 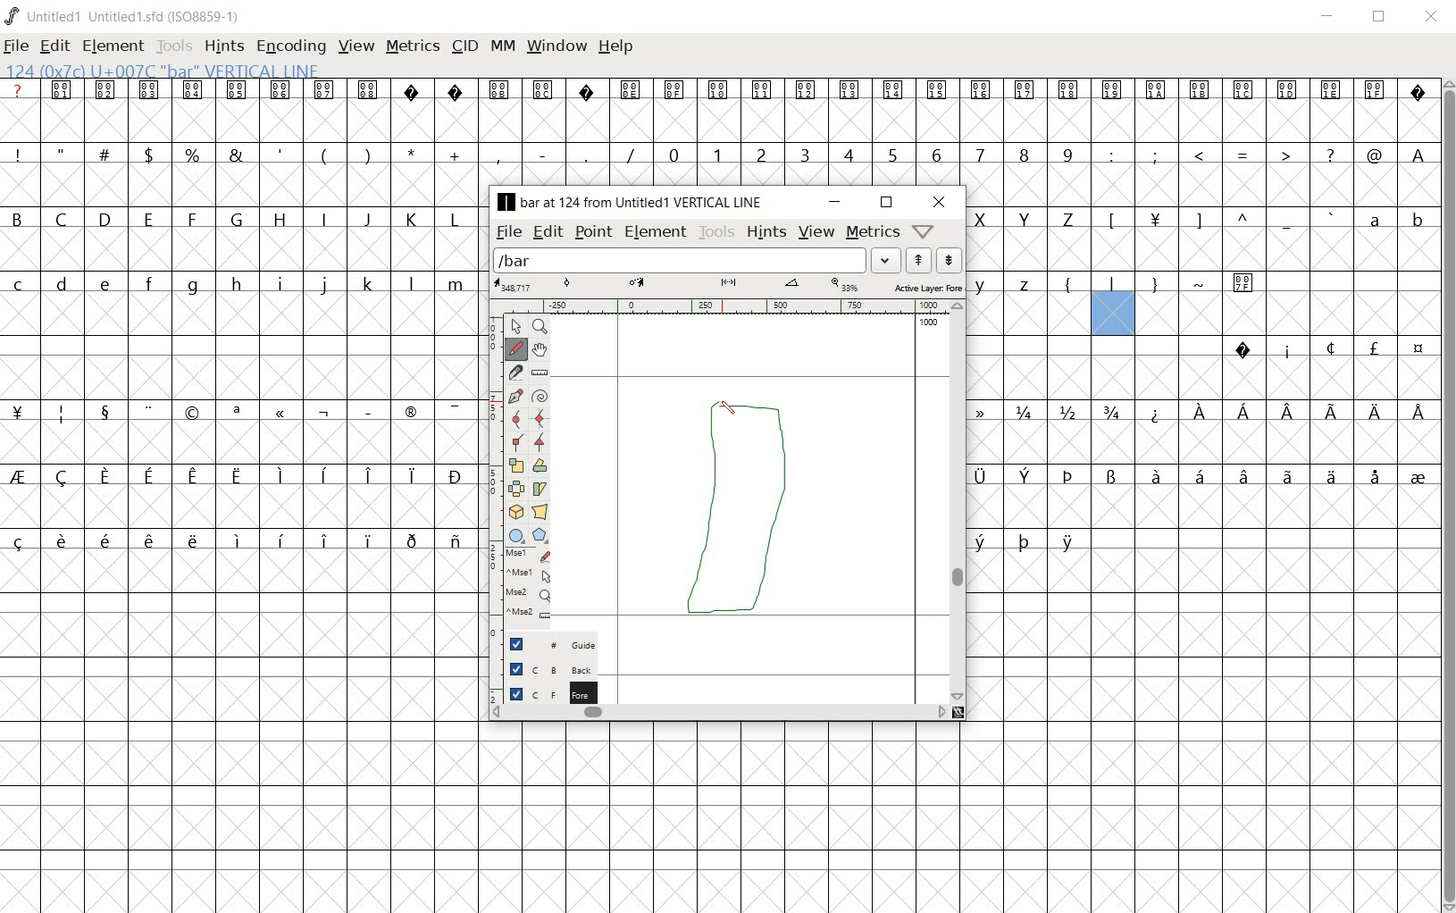 What do you see at coordinates (292, 46) in the screenshot?
I see `encoding` at bounding box center [292, 46].